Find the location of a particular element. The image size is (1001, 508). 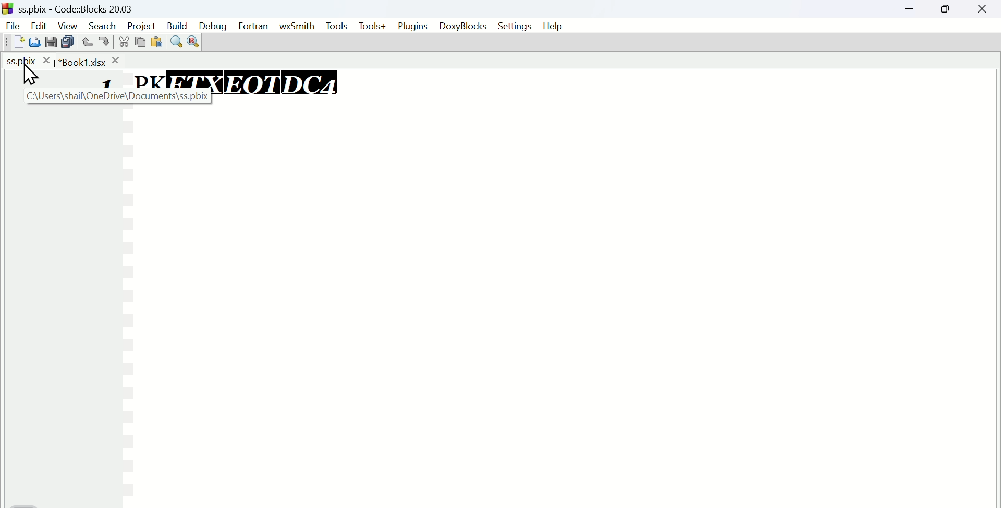

help is located at coordinates (552, 27).